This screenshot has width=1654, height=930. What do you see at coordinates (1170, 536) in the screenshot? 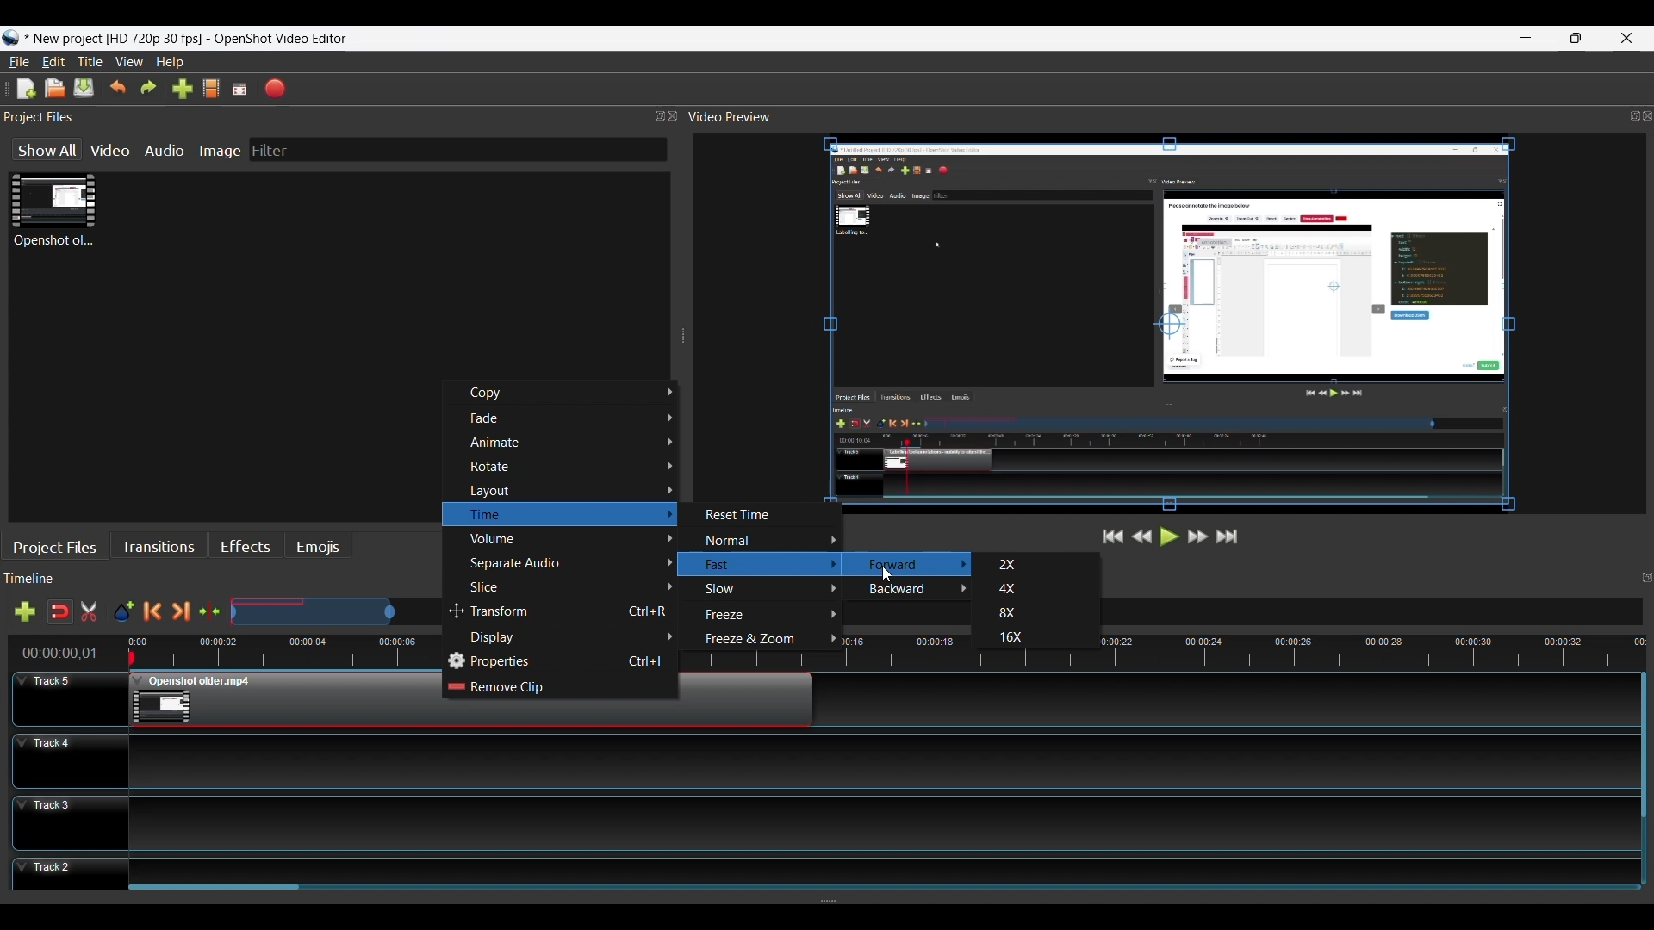
I see `Play` at bounding box center [1170, 536].